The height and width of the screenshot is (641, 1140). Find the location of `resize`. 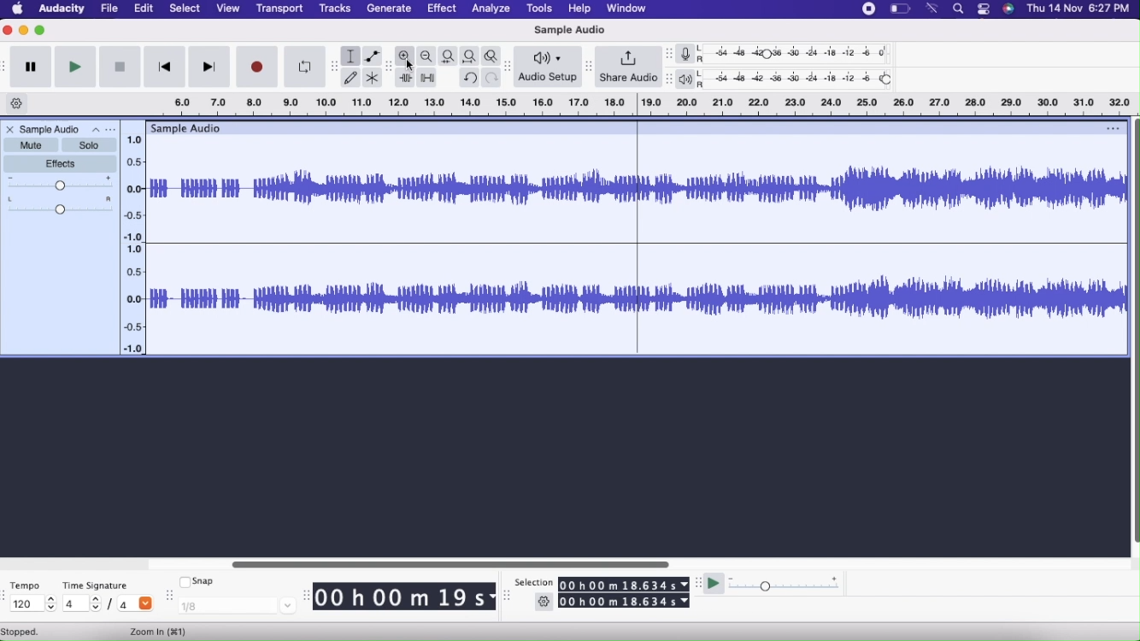

resize is located at coordinates (667, 78).